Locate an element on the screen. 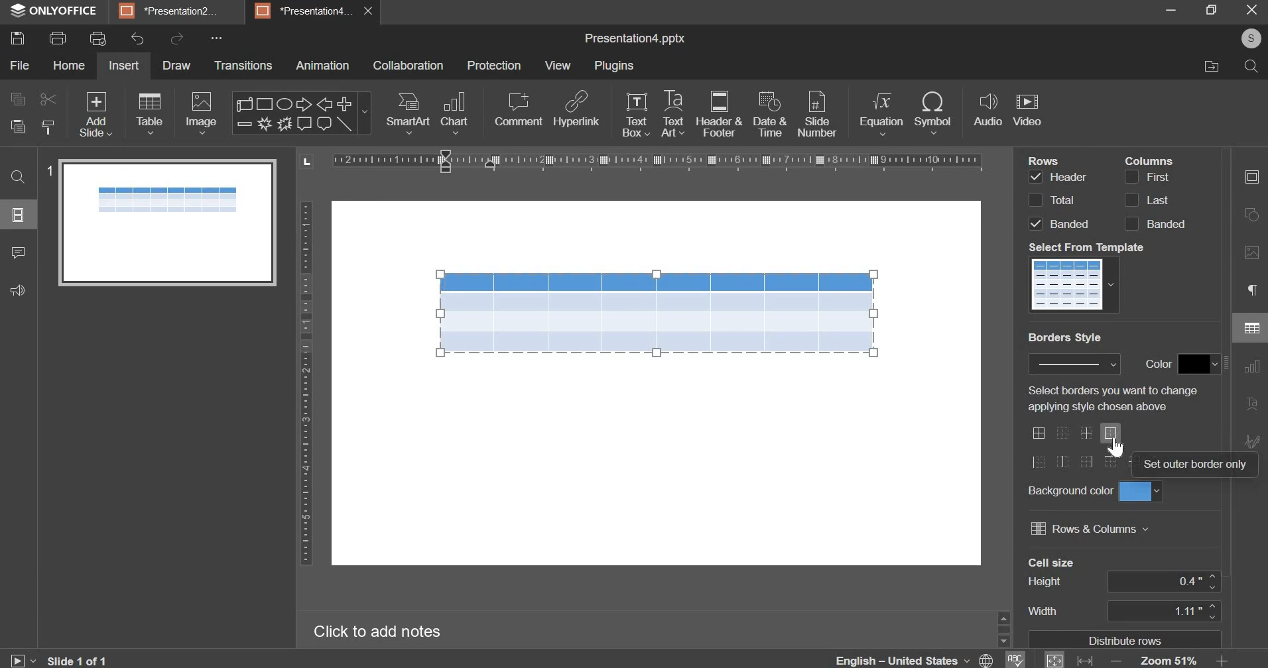 This screenshot has width=1268, height=668. cell size is located at coordinates (1196, 614).